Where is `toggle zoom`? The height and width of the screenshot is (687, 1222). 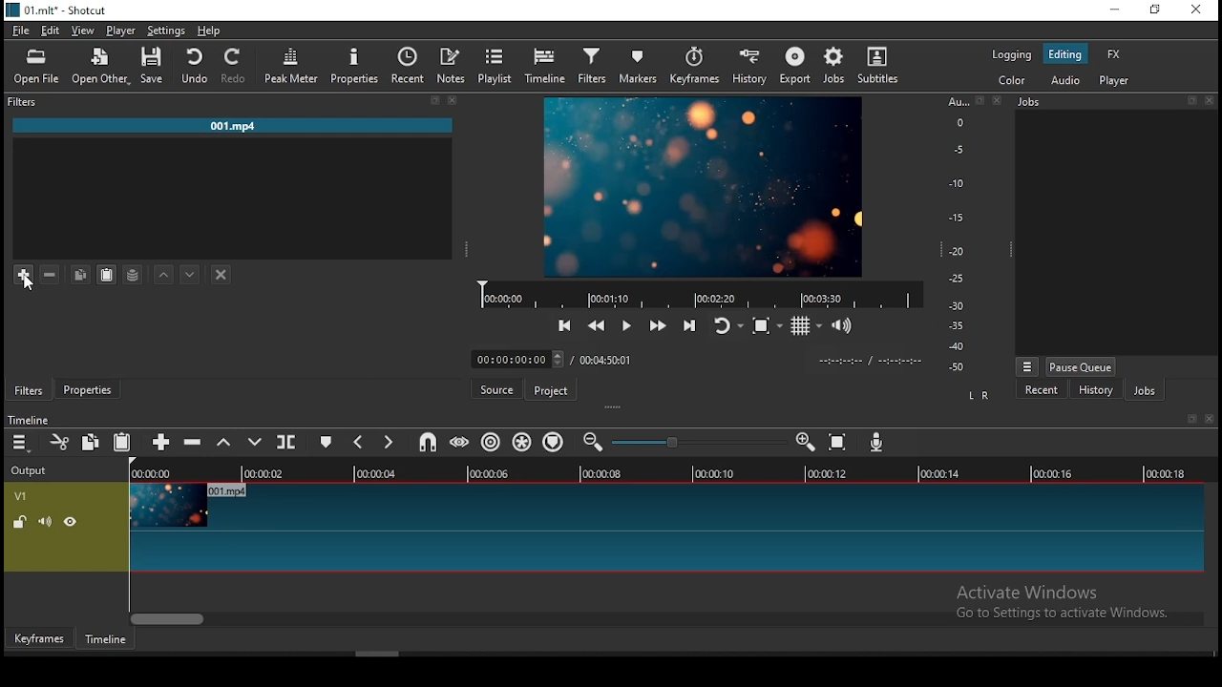
toggle zoom is located at coordinates (763, 326).